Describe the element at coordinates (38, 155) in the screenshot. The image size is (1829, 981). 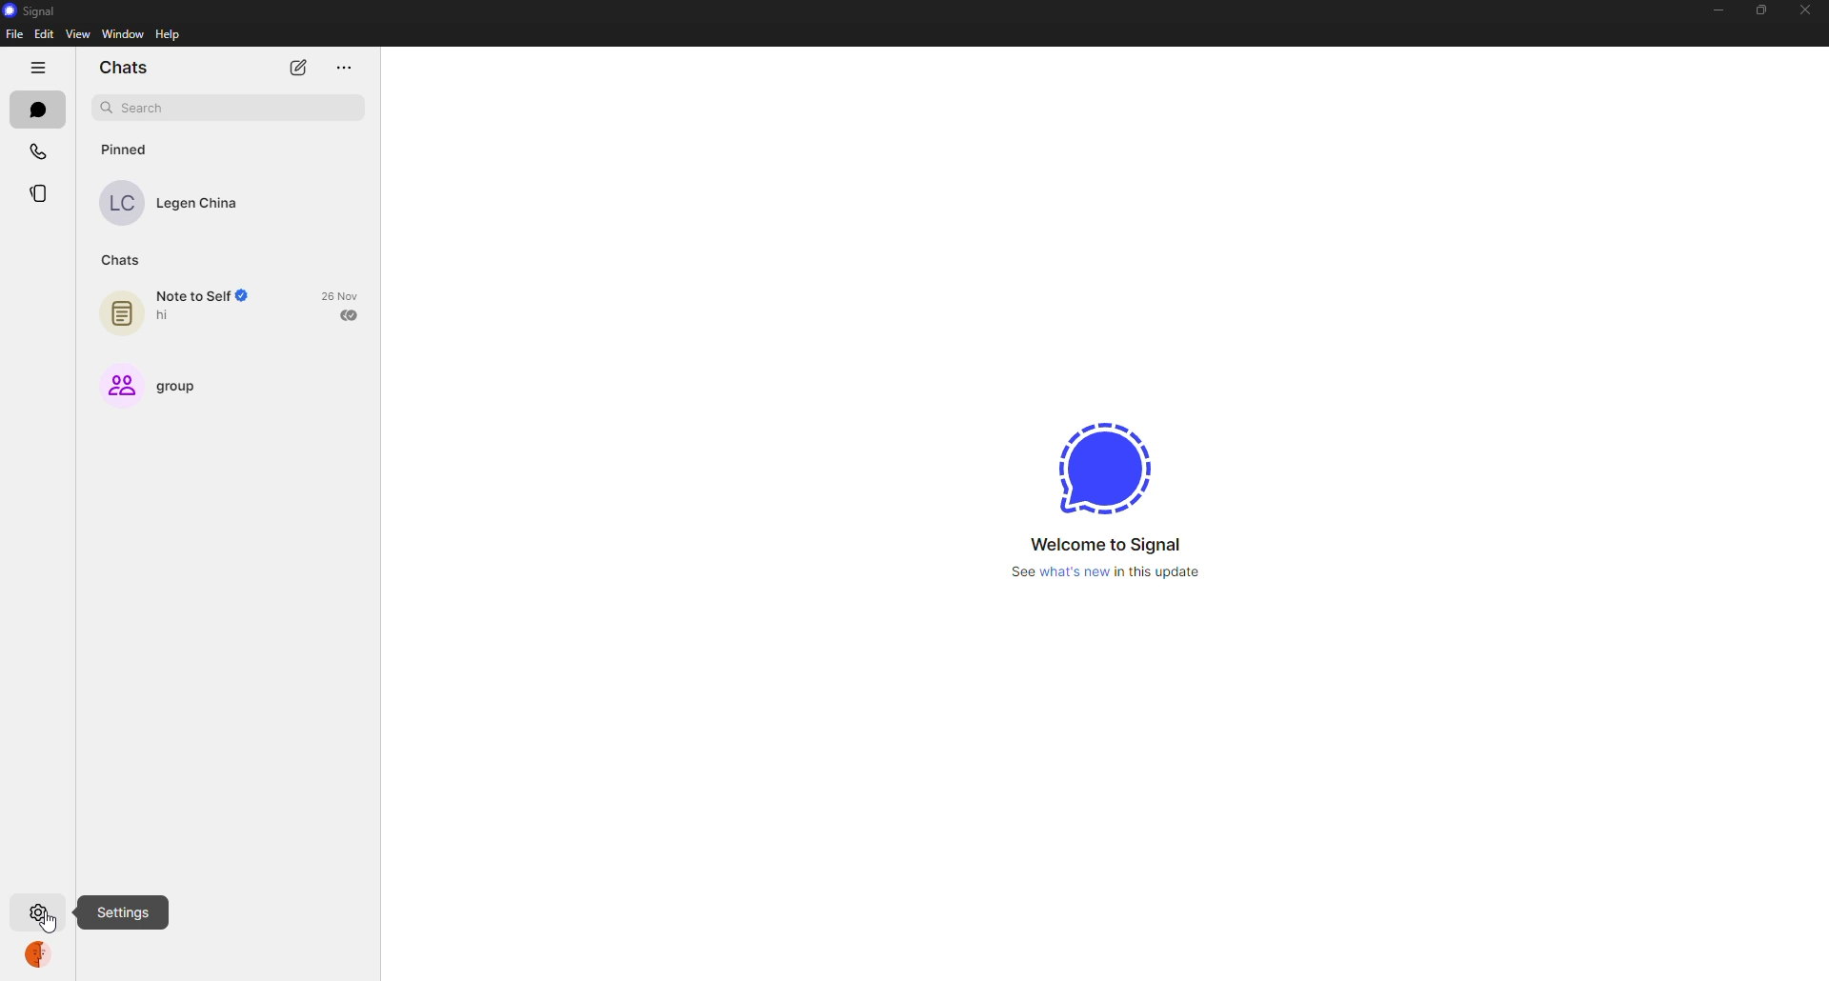
I see `calls` at that location.